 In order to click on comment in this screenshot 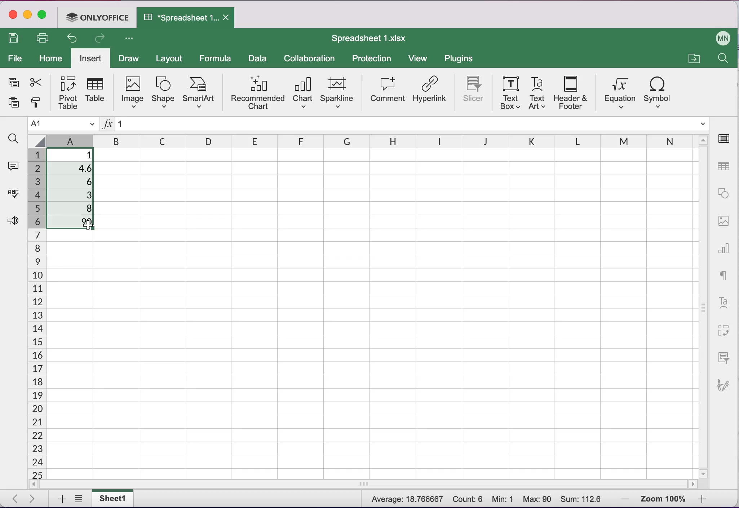, I will do `click(387, 92)`.